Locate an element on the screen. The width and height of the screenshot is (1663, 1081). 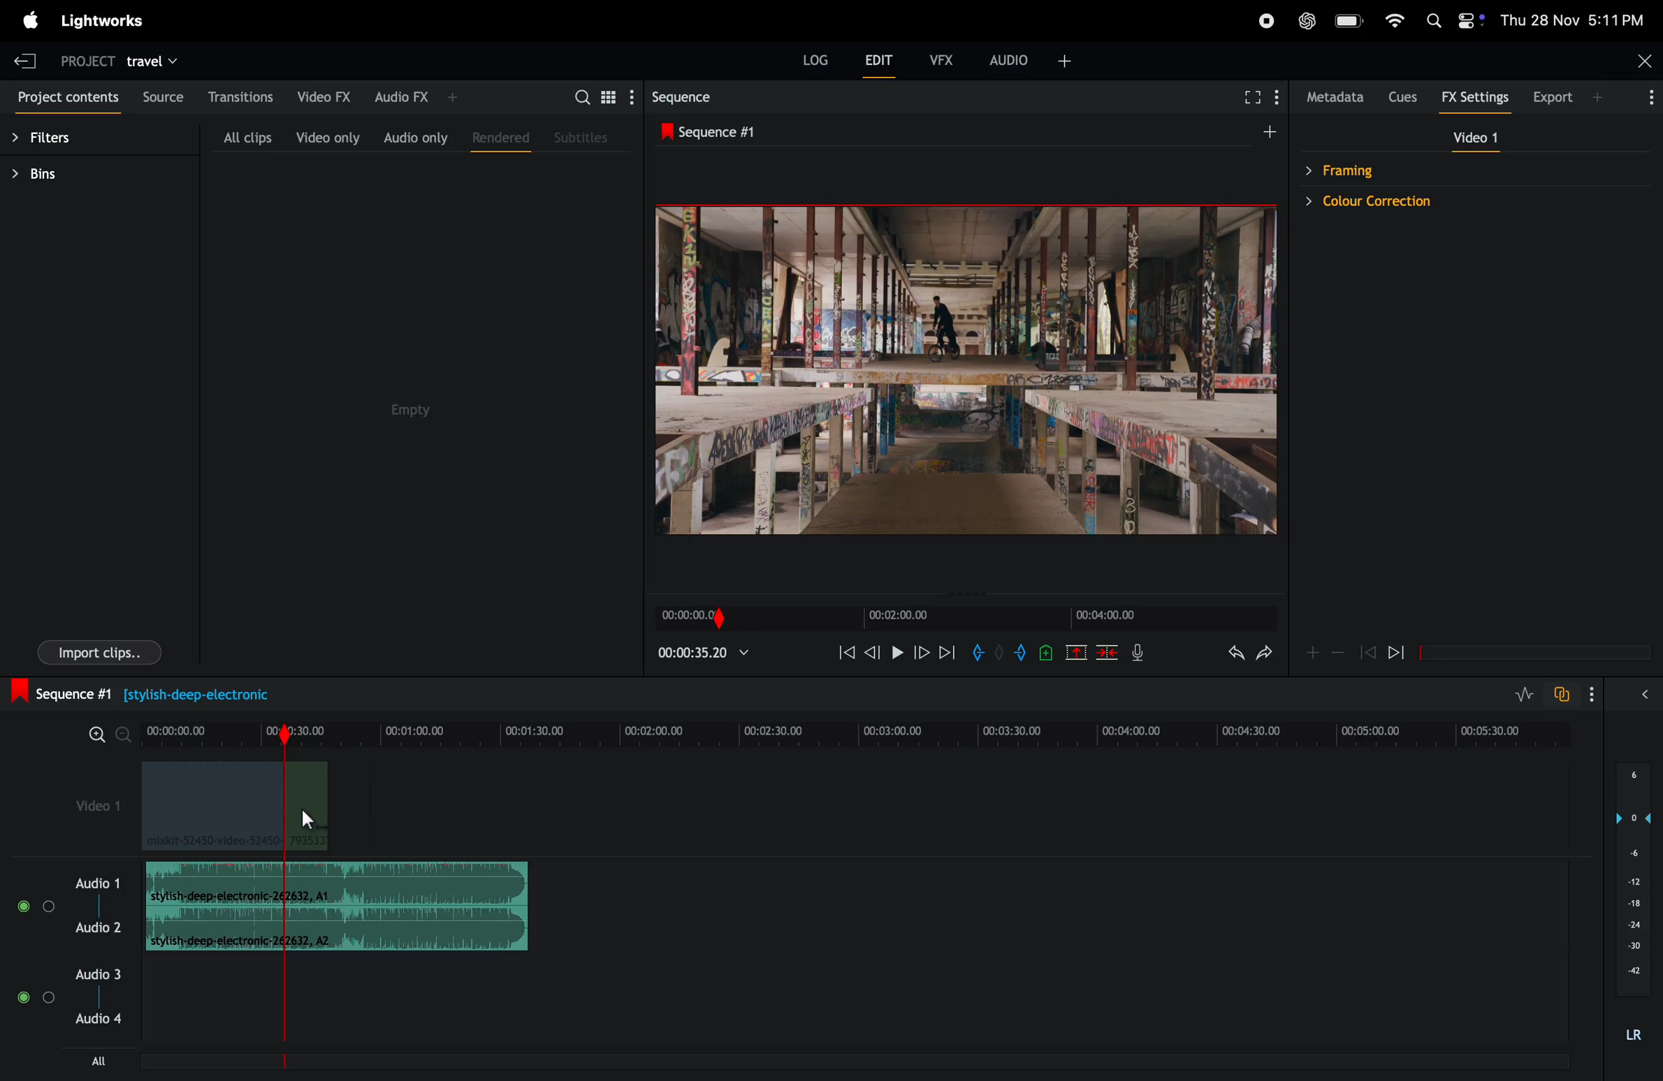
battery is located at coordinates (1351, 20).